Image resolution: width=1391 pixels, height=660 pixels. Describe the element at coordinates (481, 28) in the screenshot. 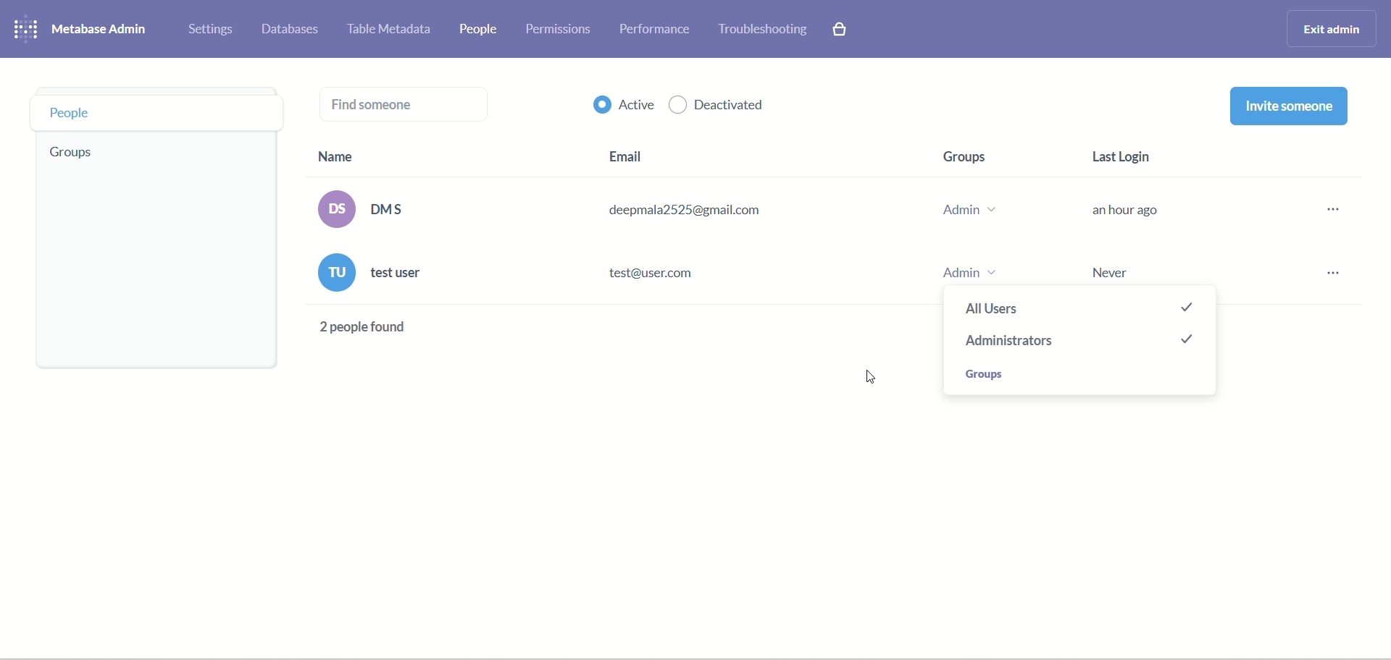

I see `people` at that location.